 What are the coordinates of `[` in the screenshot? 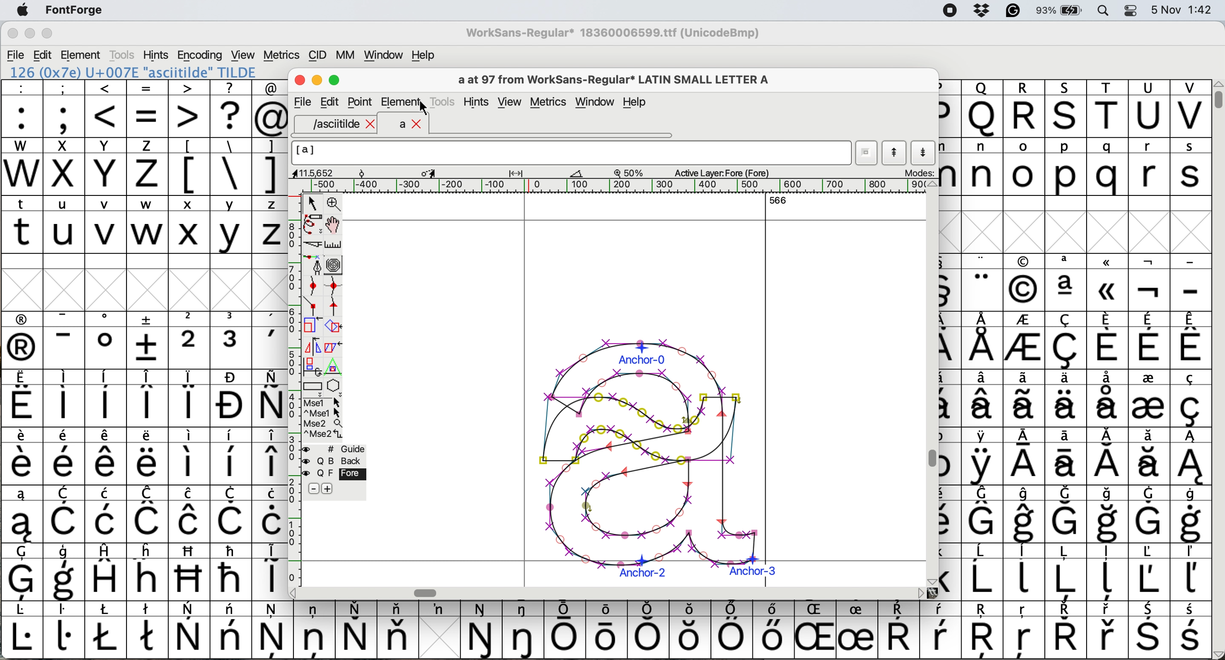 It's located at (190, 166).